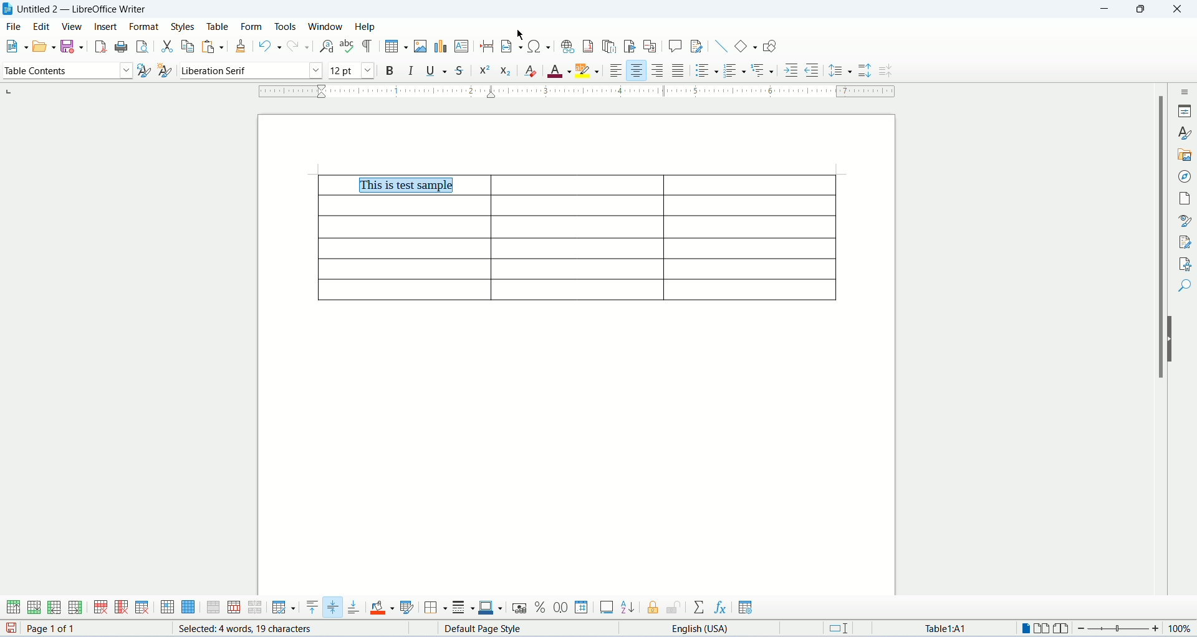 This screenshot has width=1197, height=637. Describe the element at coordinates (327, 26) in the screenshot. I see `window` at that location.